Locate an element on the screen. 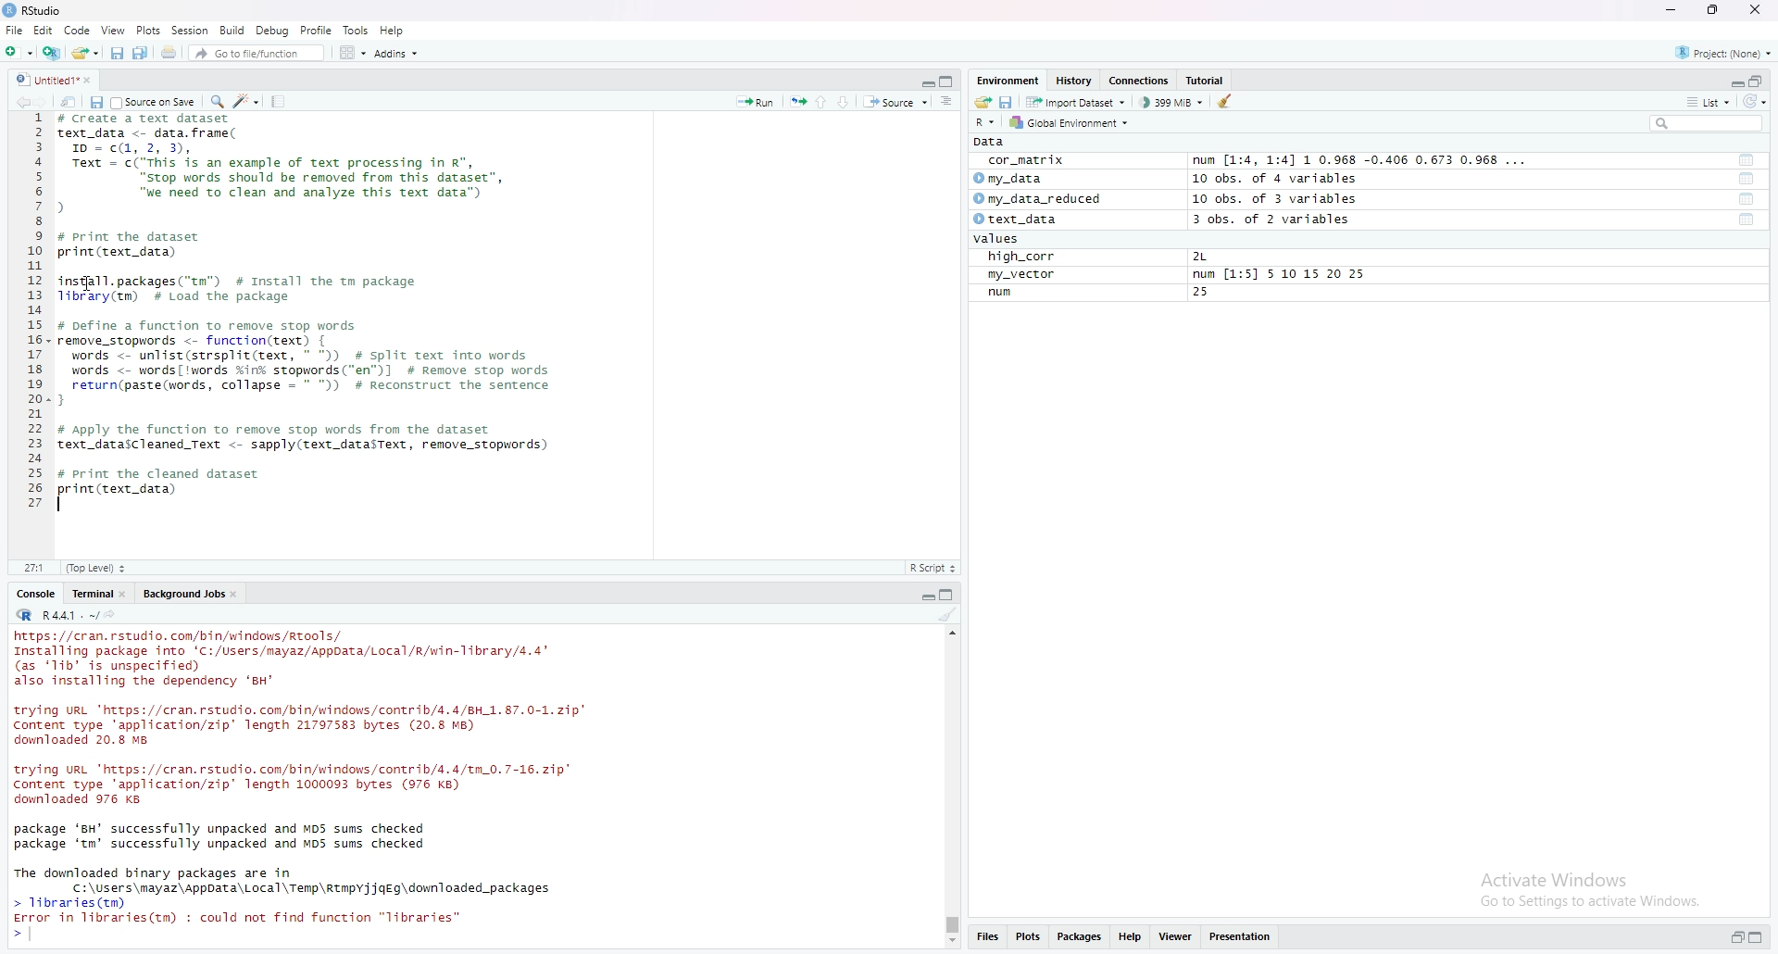 Image resolution: width=1778 pixels, height=954 pixels. cor_matrix is located at coordinates (1025, 160).